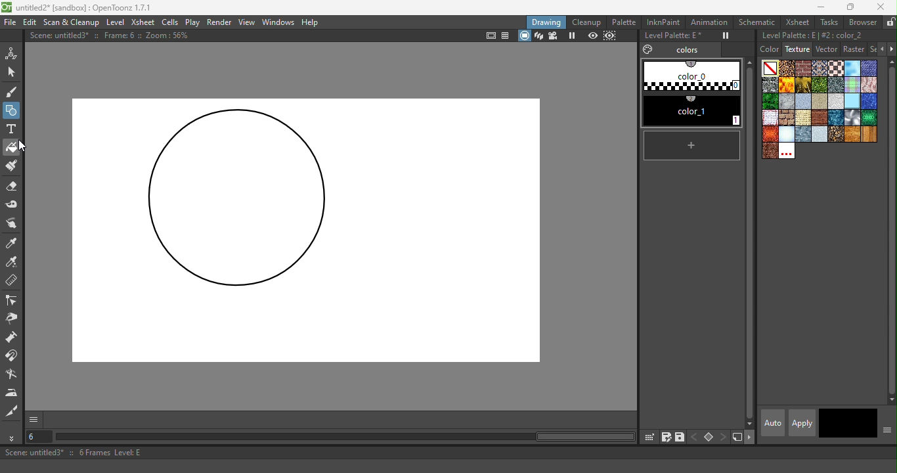  What do you see at coordinates (30, 22) in the screenshot?
I see `Edit` at bounding box center [30, 22].